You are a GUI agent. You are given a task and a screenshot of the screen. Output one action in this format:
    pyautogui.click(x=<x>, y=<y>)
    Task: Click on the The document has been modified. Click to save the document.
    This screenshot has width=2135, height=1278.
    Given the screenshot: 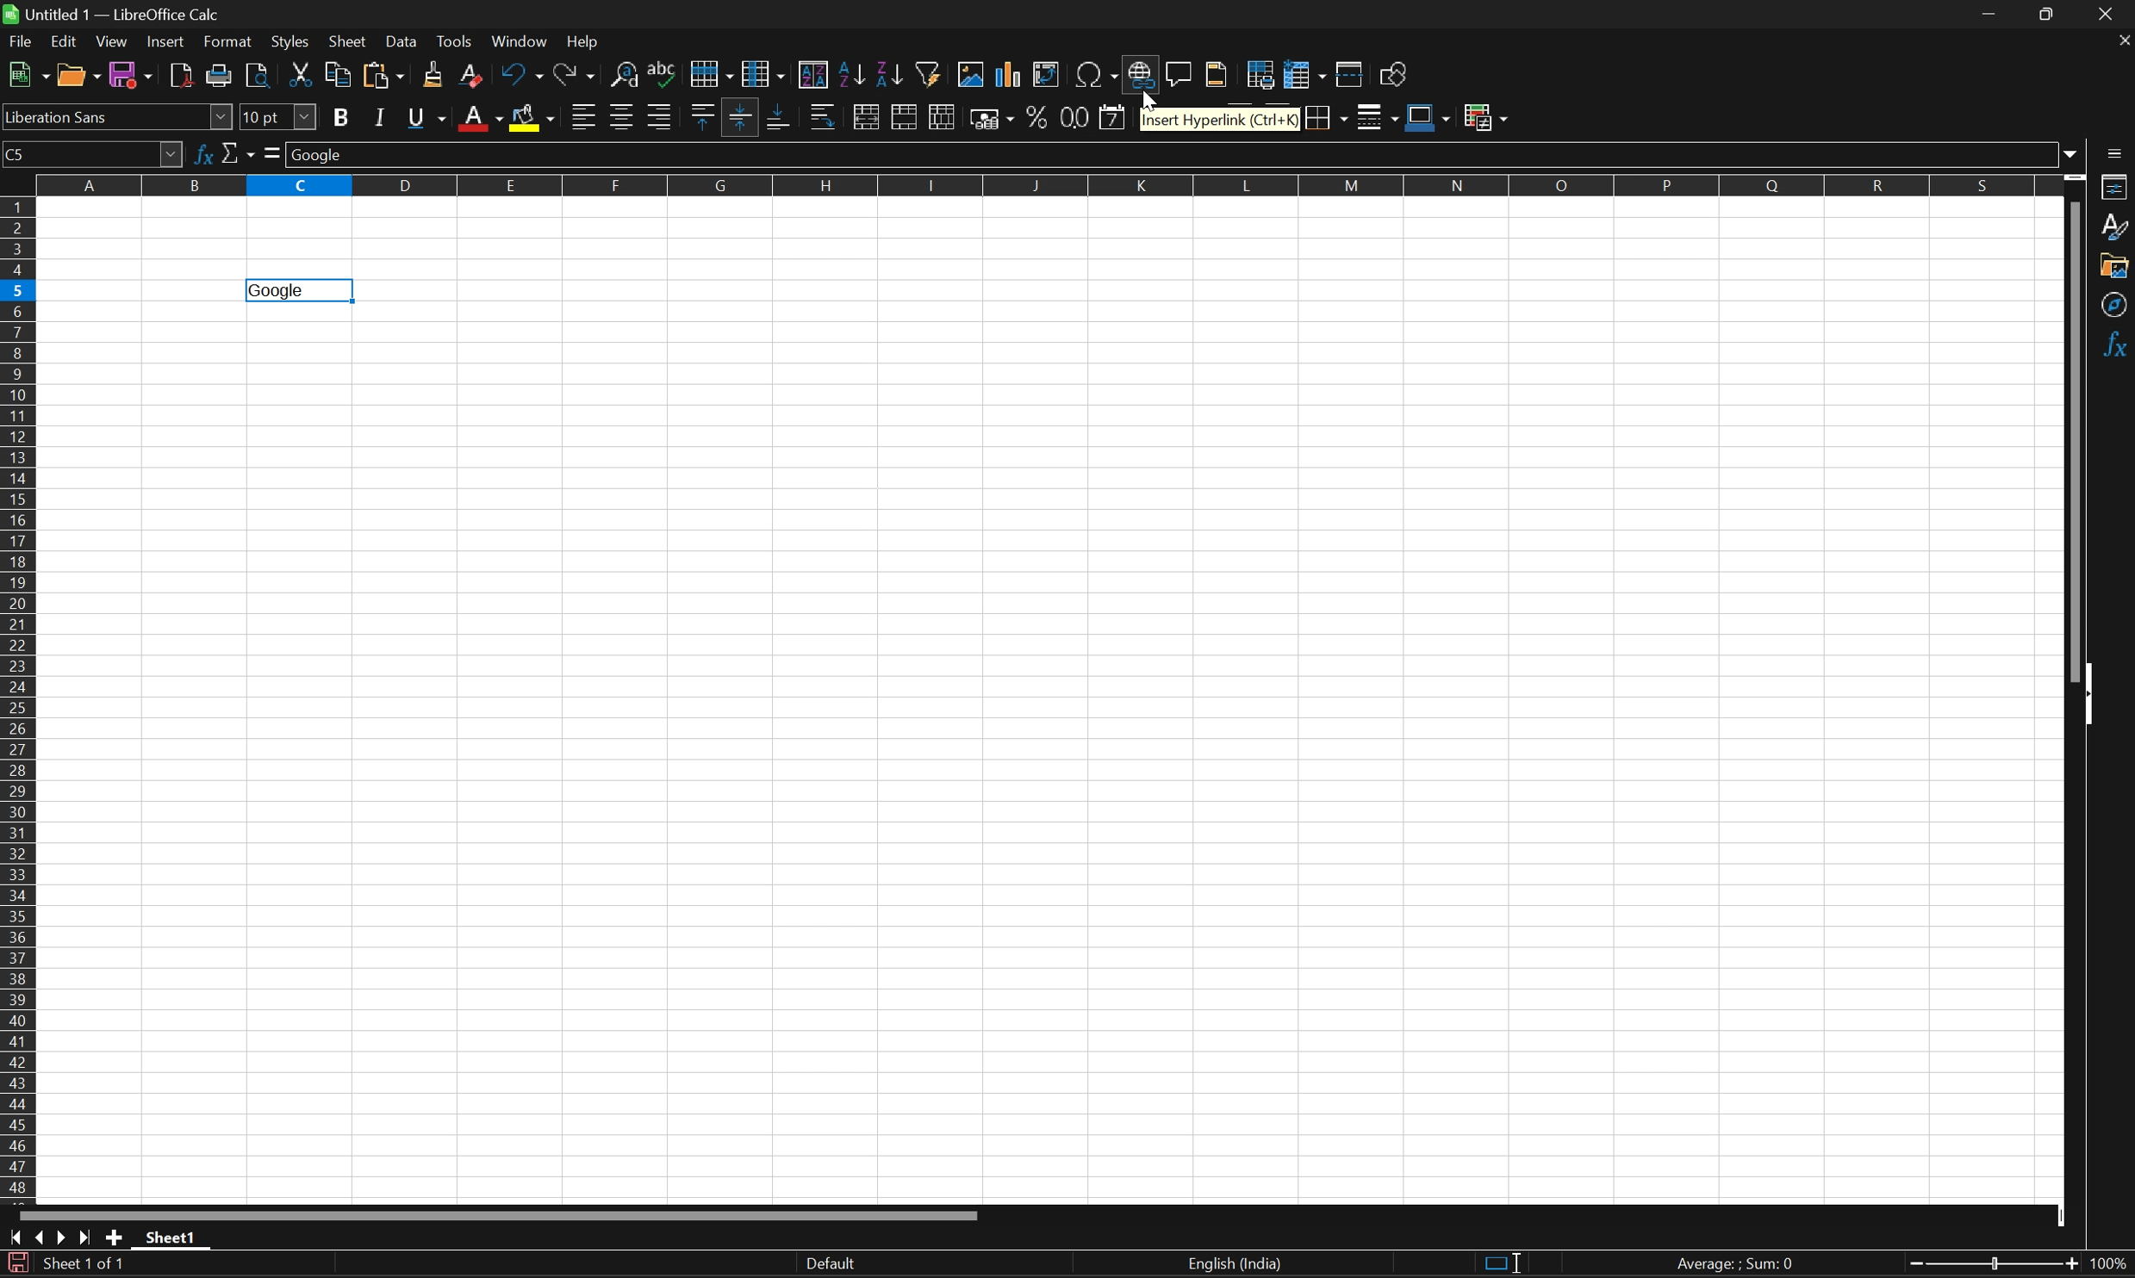 What is the action you would take?
    pyautogui.click(x=16, y=1264)
    